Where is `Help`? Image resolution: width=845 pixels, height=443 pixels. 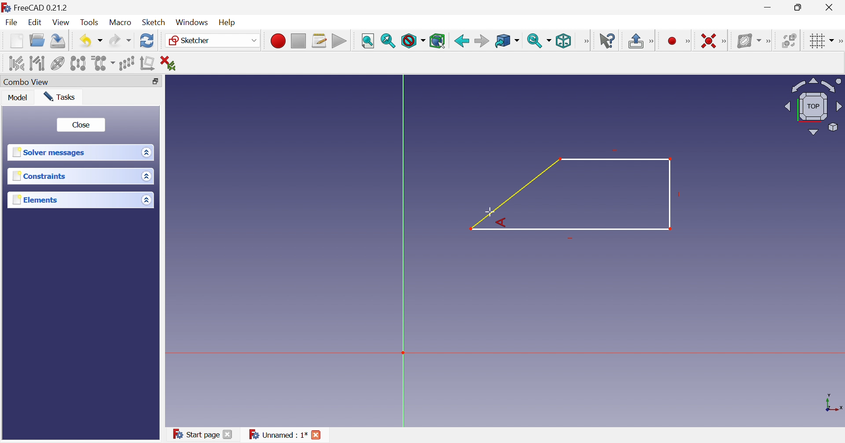 Help is located at coordinates (231, 22).